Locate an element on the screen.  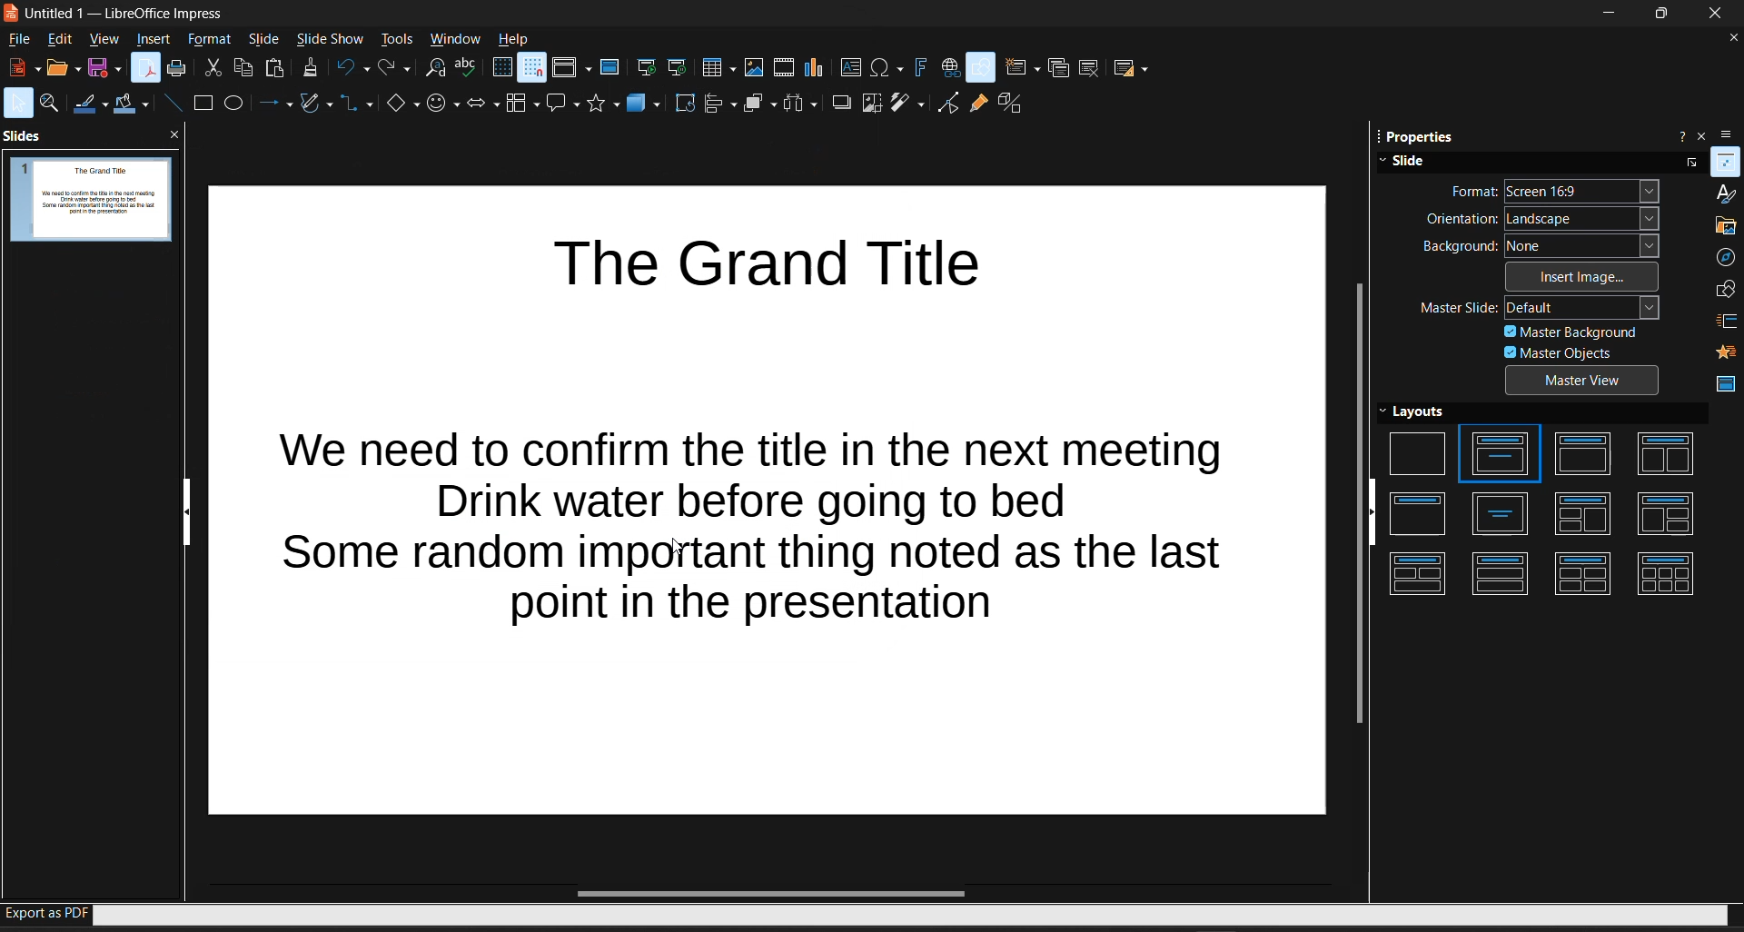
Untitled 1 - LibreOffice Impress is located at coordinates (121, 14).